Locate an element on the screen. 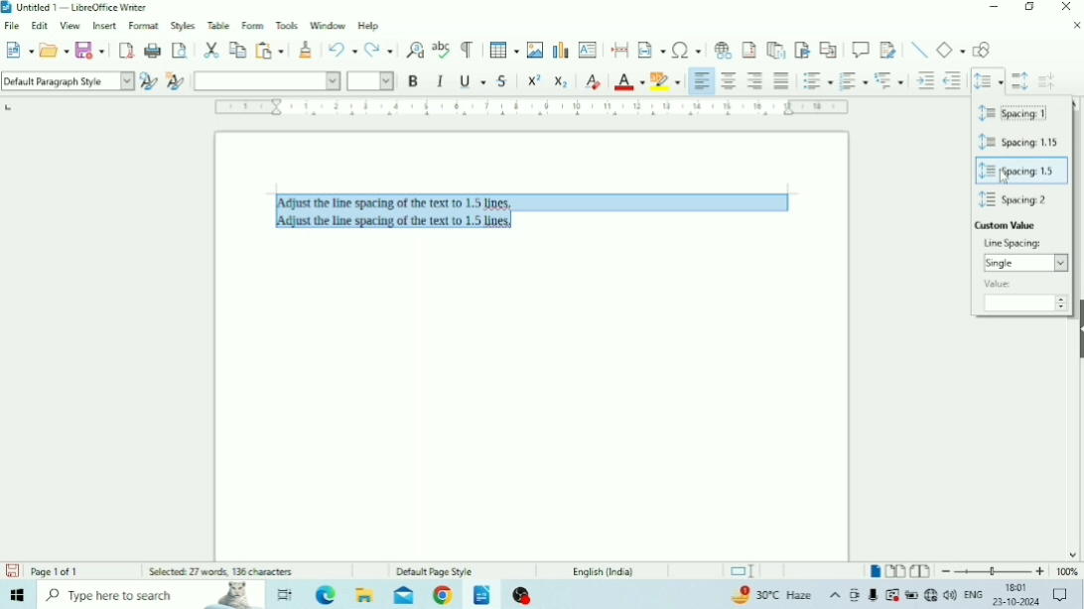 This screenshot has width=1084, height=609. Insert Field is located at coordinates (651, 49).